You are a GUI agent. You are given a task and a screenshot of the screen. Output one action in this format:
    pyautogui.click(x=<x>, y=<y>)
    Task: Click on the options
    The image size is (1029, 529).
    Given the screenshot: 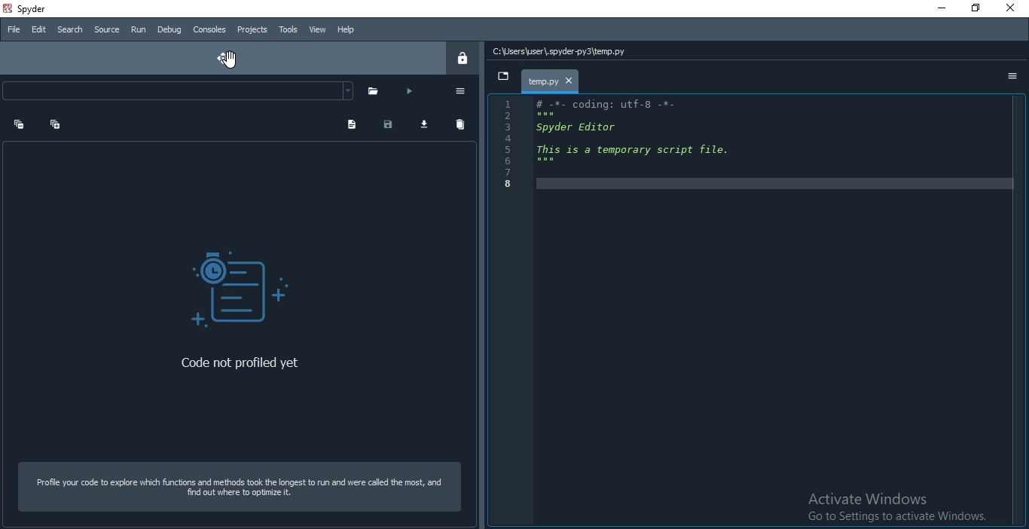 What is the action you would take?
    pyautogui.click(x=1012, y=79)
    